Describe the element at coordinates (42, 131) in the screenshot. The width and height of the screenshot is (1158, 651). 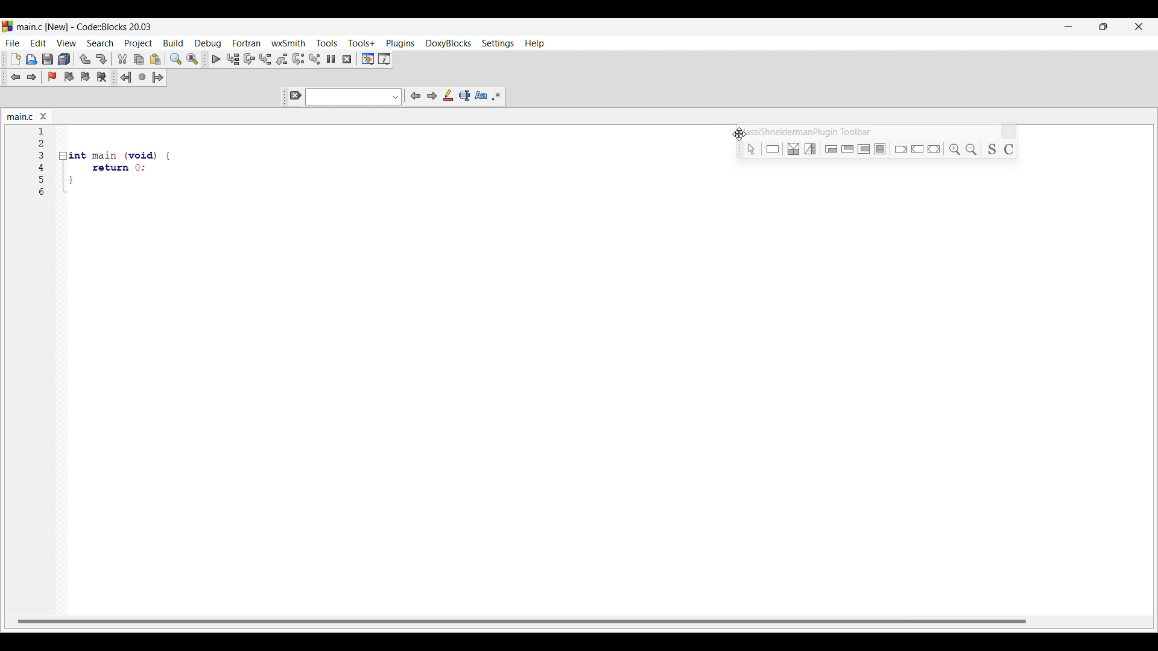
I see `Current code` at that location.